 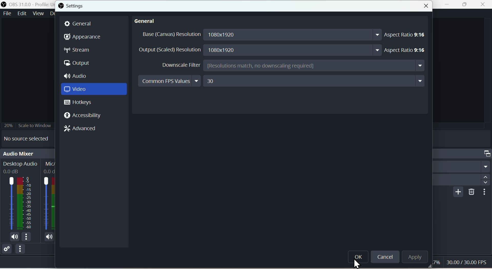 What do you see at coordinates (82, 128) in the screenshot?
I see `Advanced` at bounding box center [82, 128].